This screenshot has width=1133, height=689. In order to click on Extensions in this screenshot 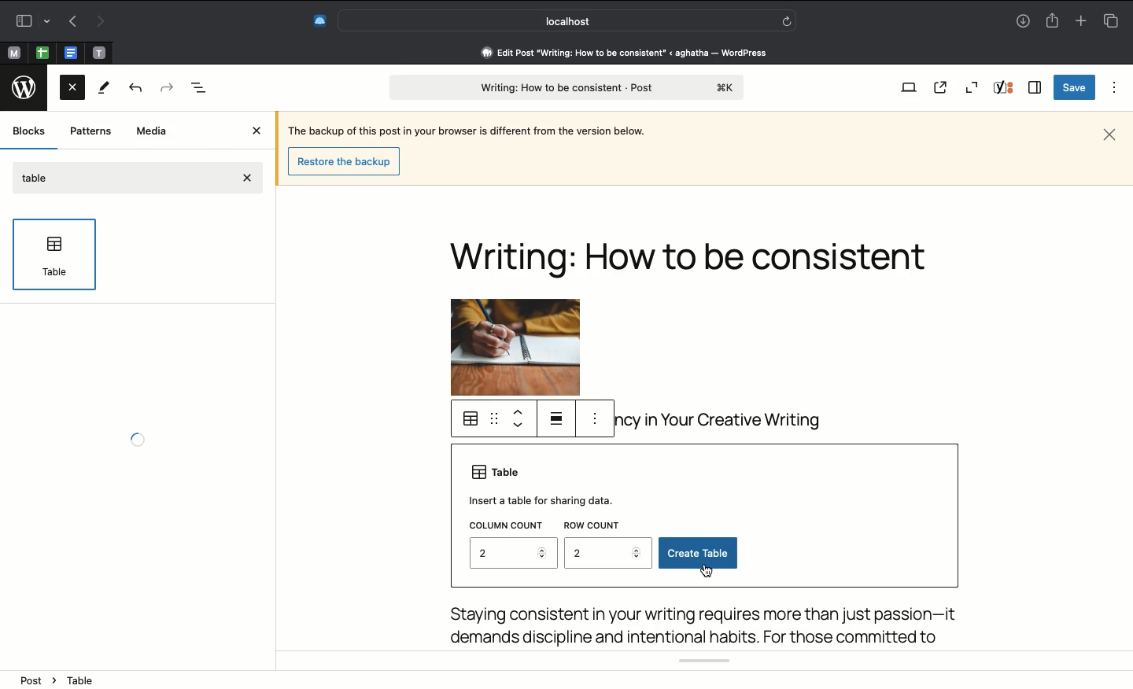, I will do `click(311, 22)`.